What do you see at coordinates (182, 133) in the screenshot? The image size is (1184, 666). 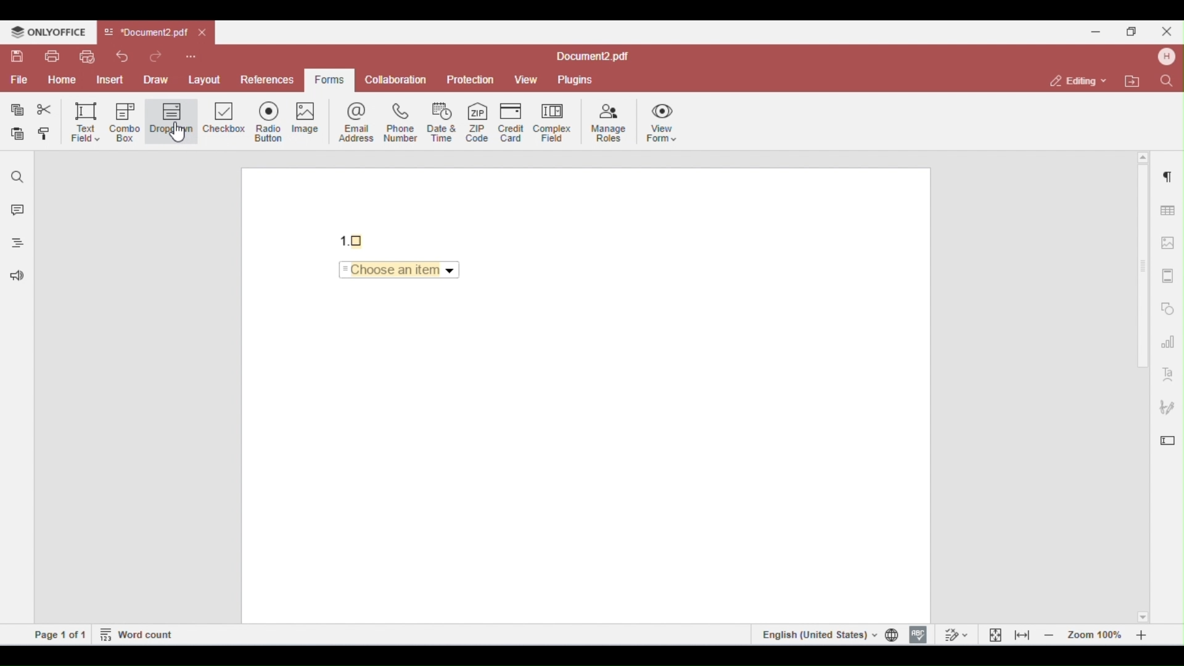 I see `cursor movement` at bounding box center [182, 133].